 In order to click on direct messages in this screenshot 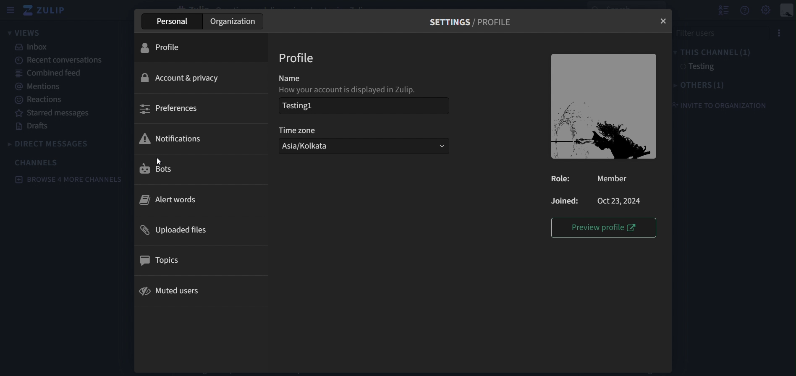, I will do `click(60, 144)`.